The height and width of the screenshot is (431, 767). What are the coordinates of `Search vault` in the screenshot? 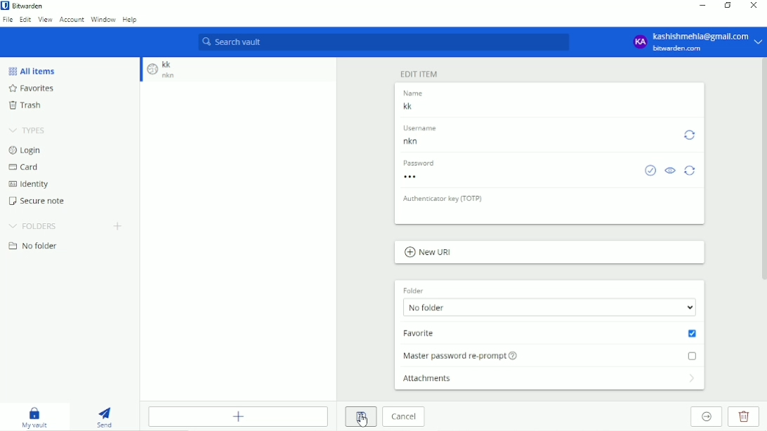 It's located at (382, 42).